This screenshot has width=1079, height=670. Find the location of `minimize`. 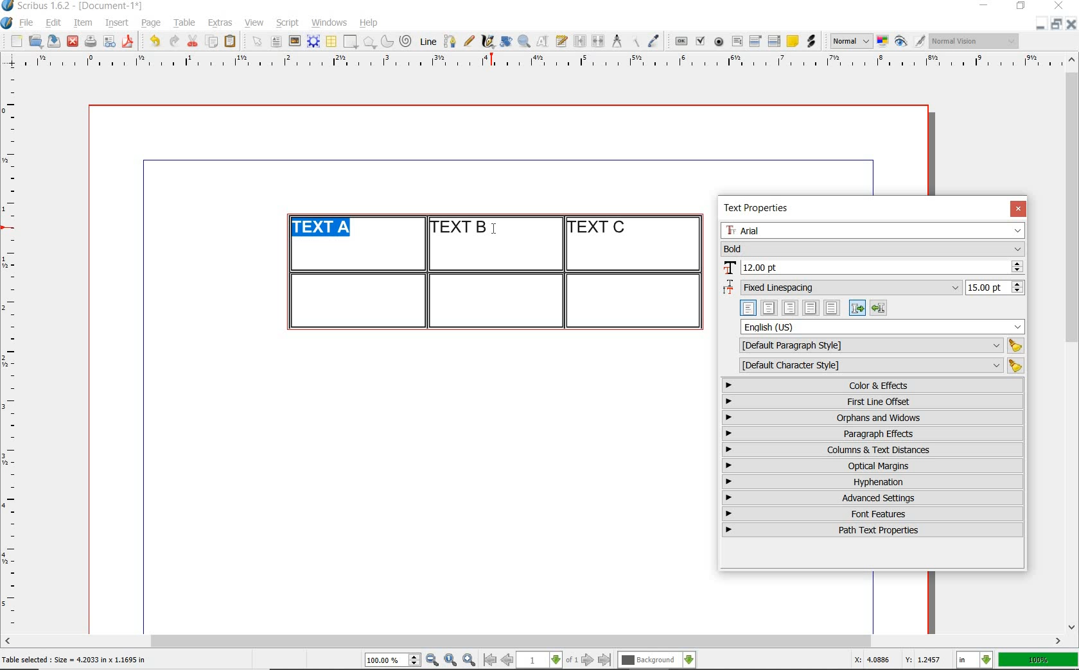

minimize is located at coordinates (985, 6).